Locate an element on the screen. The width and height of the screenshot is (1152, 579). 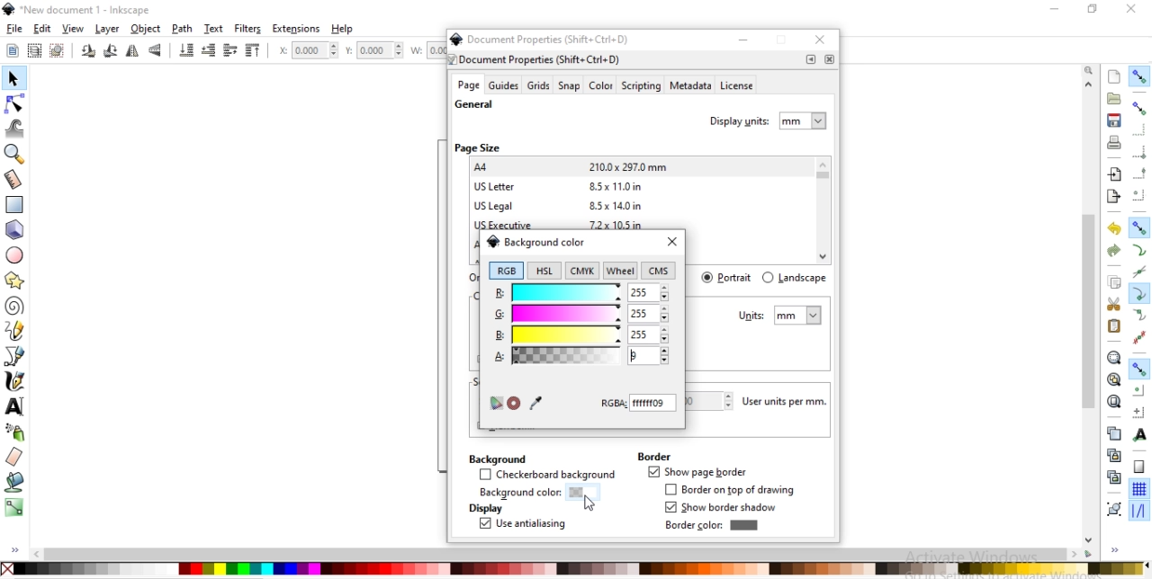
file is located at coordinates (14, 29).